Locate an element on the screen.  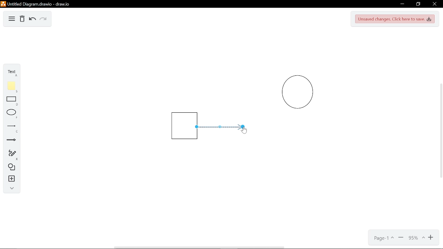
Zoom out is located at coordinates (401, 237).